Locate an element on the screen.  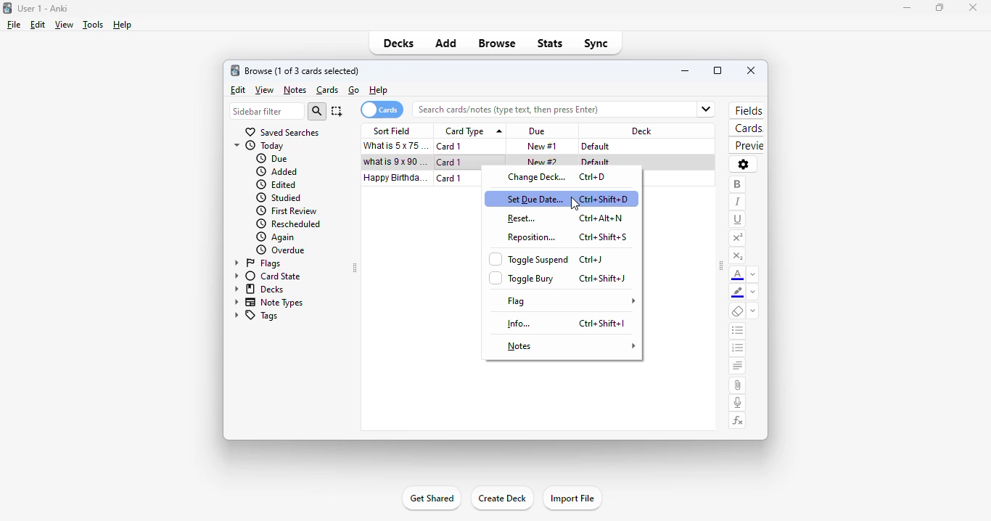
card 1 is located at coordinates (451, 163).